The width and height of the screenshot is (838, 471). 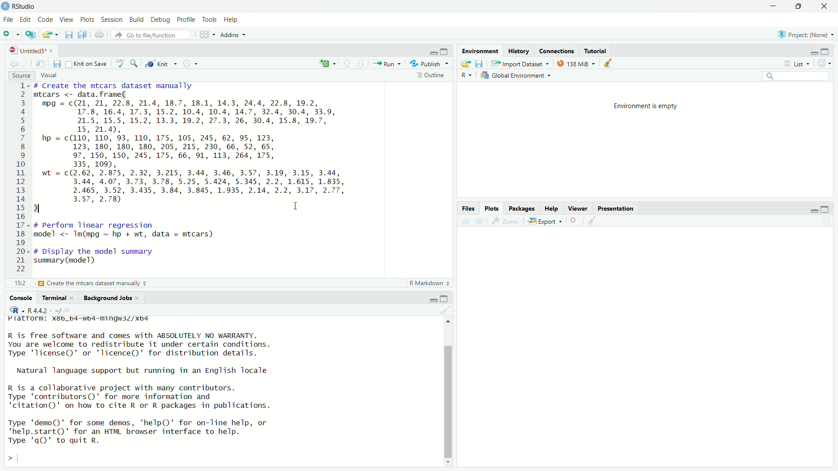 I want to click on remove current plot, so click(x=575, y=220).